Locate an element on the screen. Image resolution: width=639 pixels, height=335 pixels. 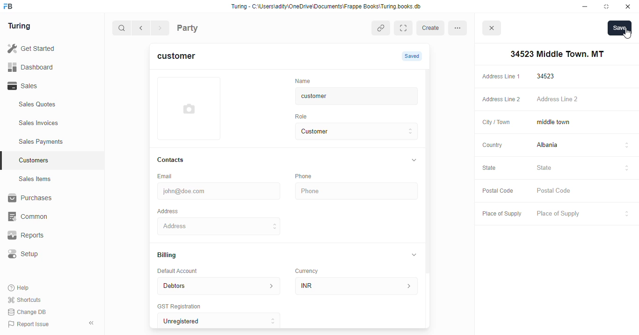
Address Line 2 is located at coordinates (584, 100).